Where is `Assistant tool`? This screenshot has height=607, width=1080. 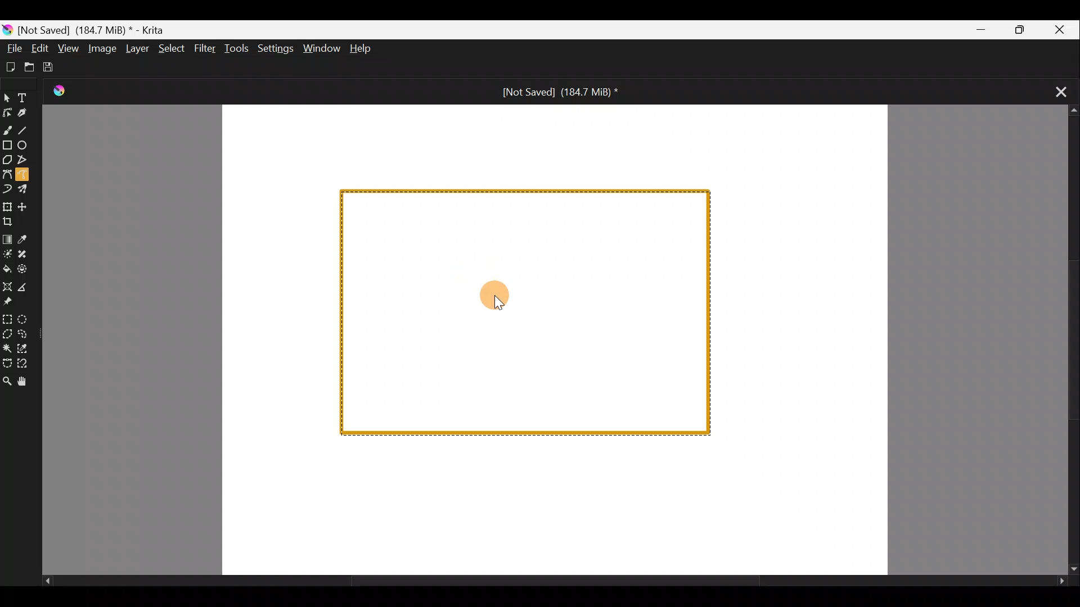
Assistant tool is located at coordinates (7, 286).